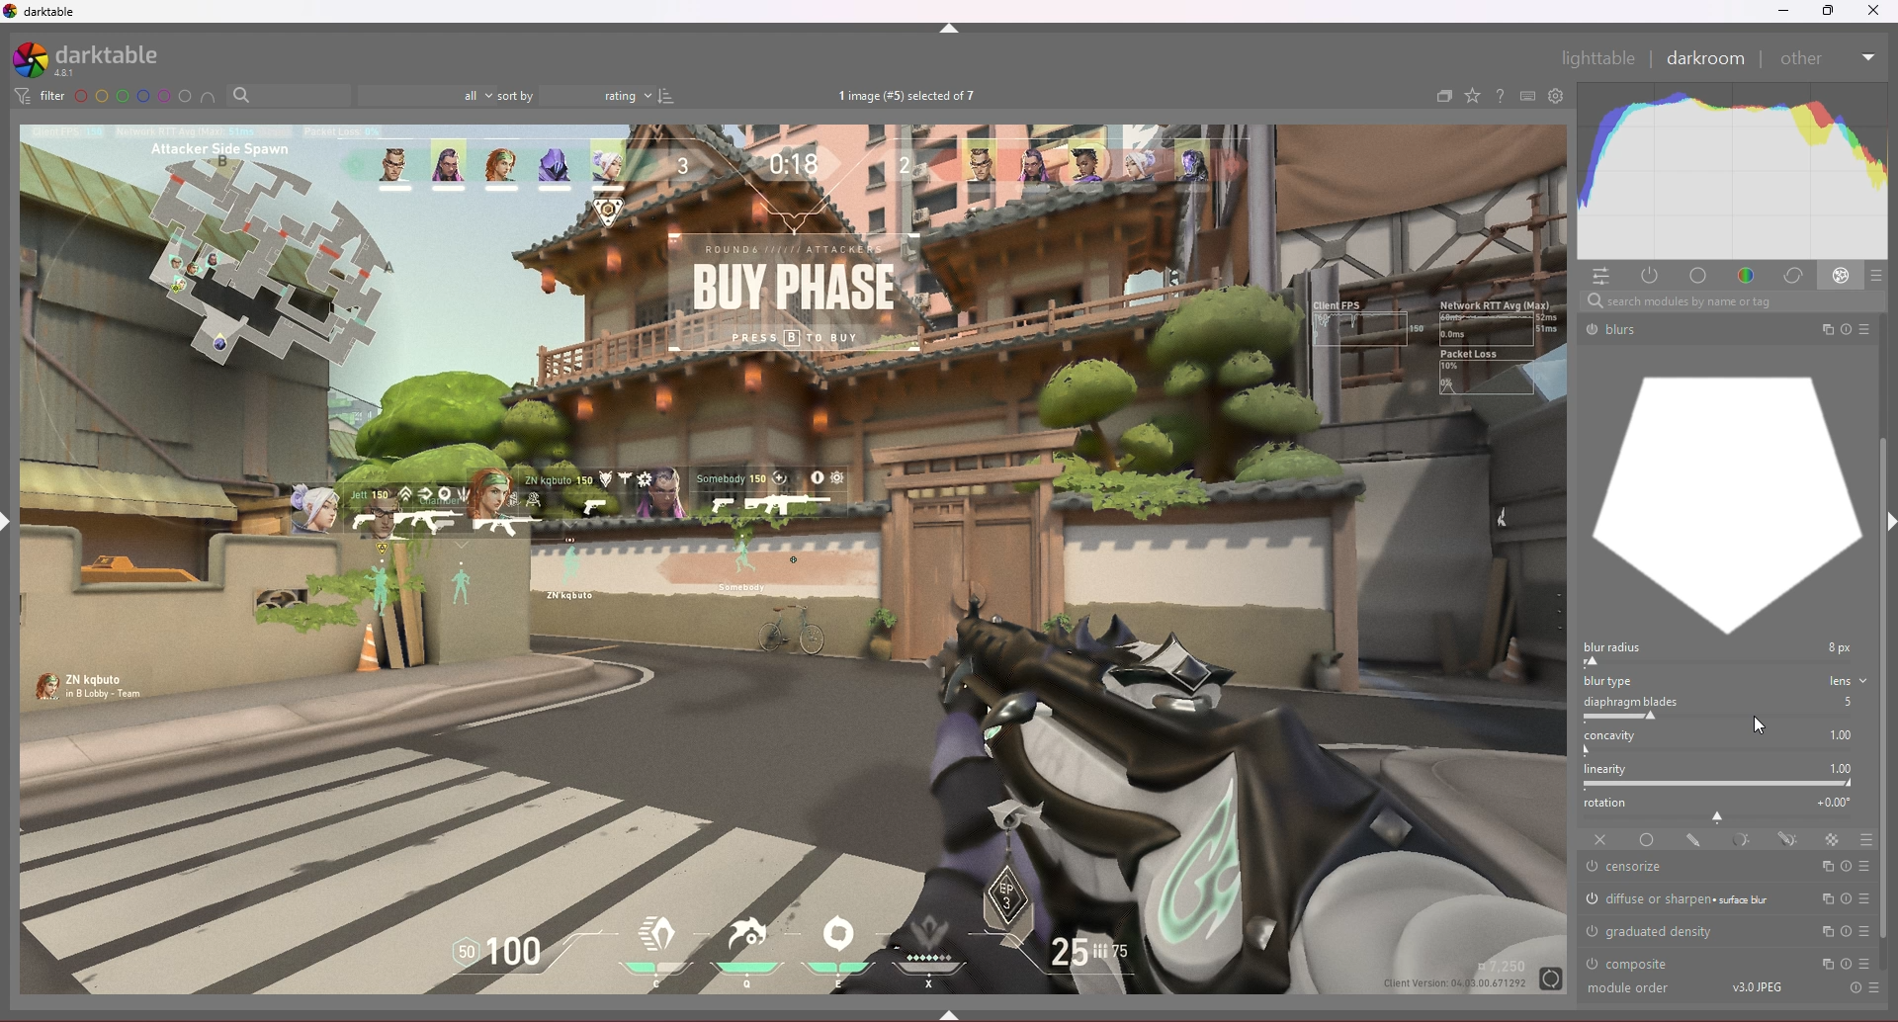 This screenshot has height=1022, width=1898. Describe the element at coordinates (1727, 809) in the screenshot. I see `rotation` at that location.